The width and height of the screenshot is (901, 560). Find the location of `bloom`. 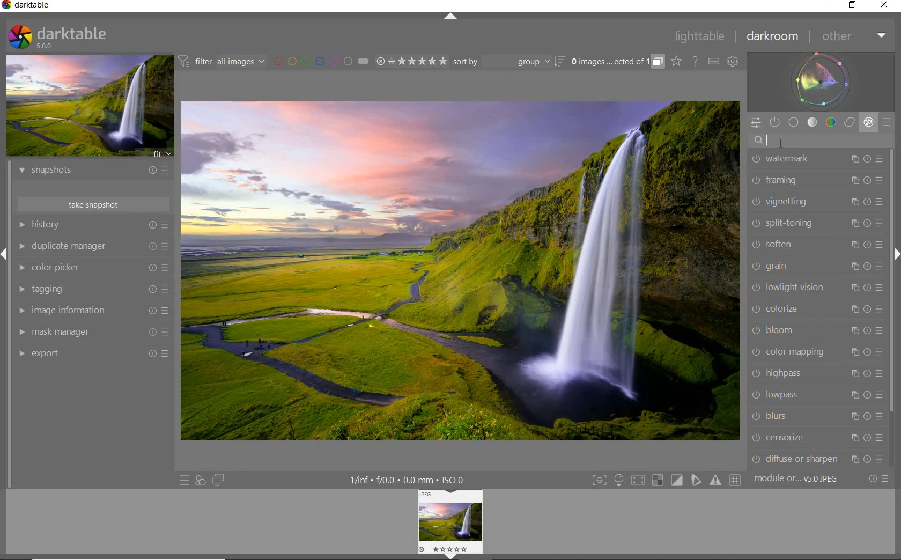

bloom is located at coordinates (817, 331).